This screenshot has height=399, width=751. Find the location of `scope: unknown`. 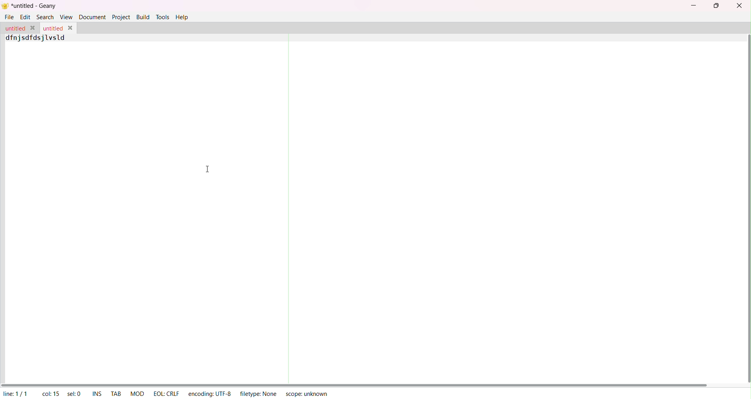

scope: unknown is located at coordinates (307, 394).